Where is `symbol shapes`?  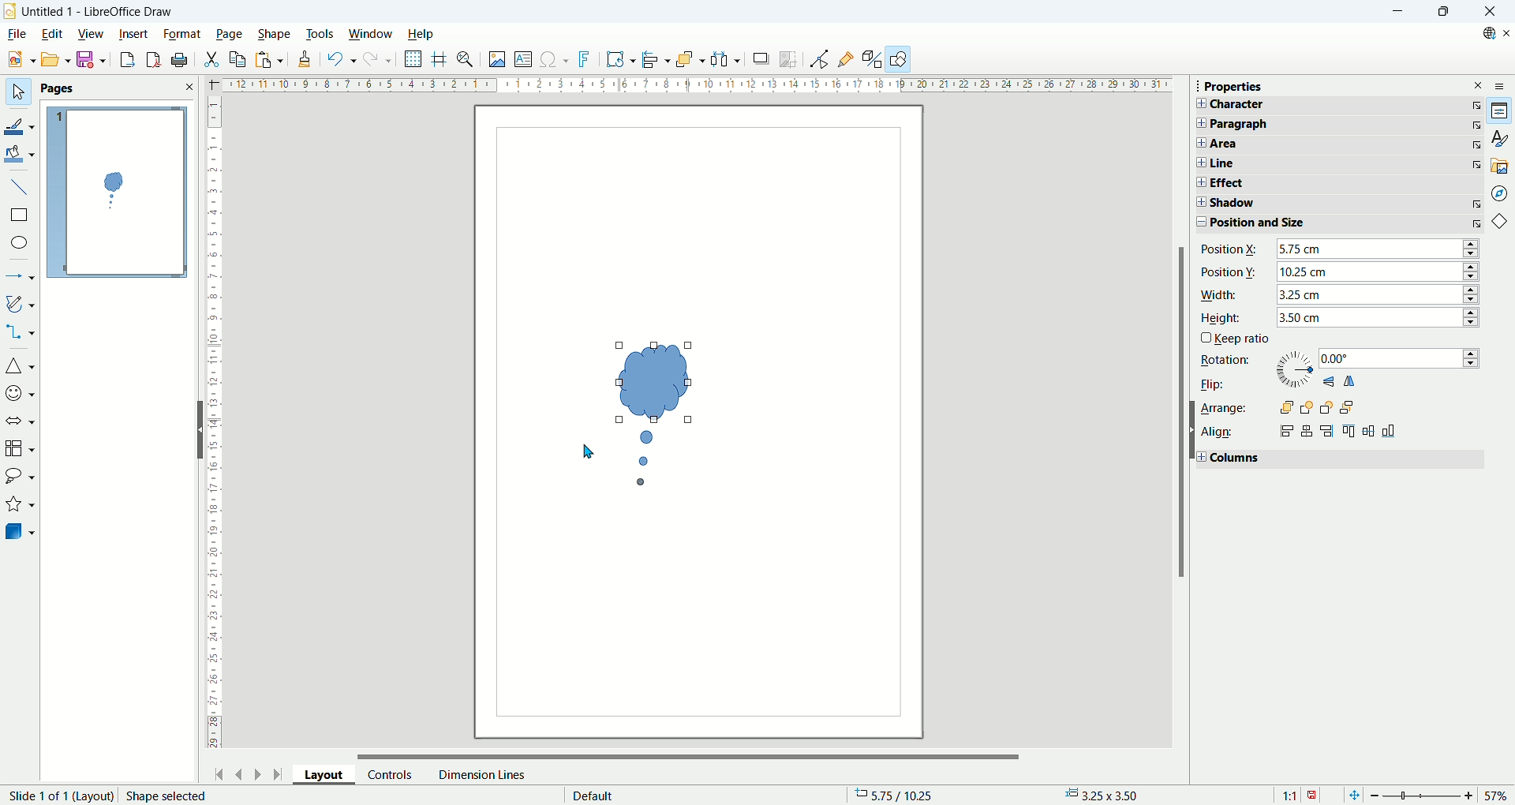
symbol shapes is located at coordinates (20, 392).